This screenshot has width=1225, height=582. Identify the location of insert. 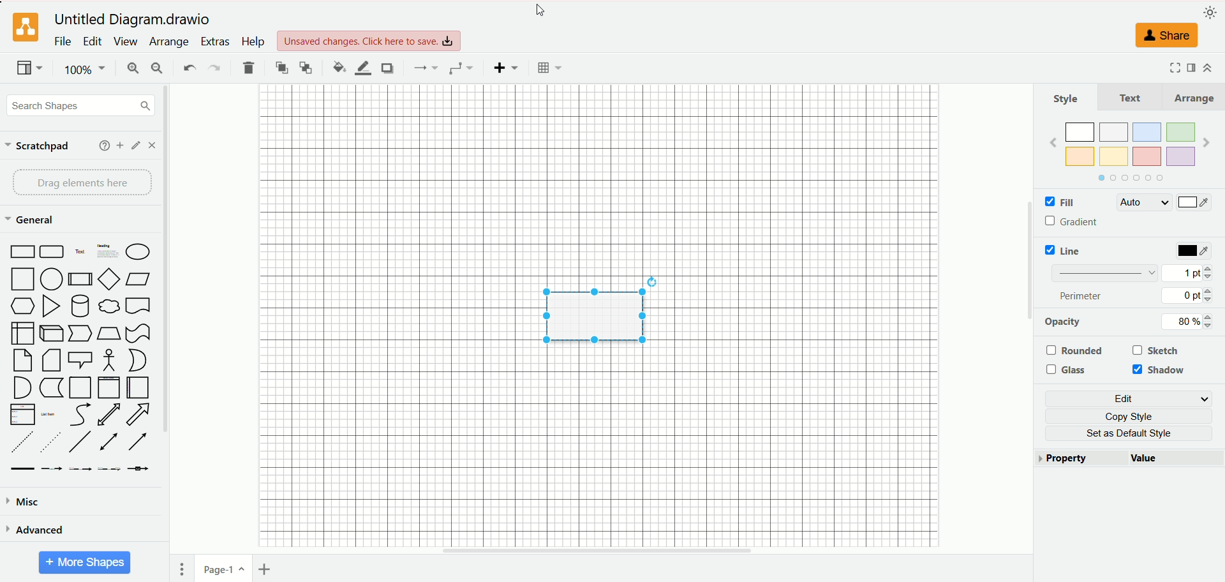
(507, 68).